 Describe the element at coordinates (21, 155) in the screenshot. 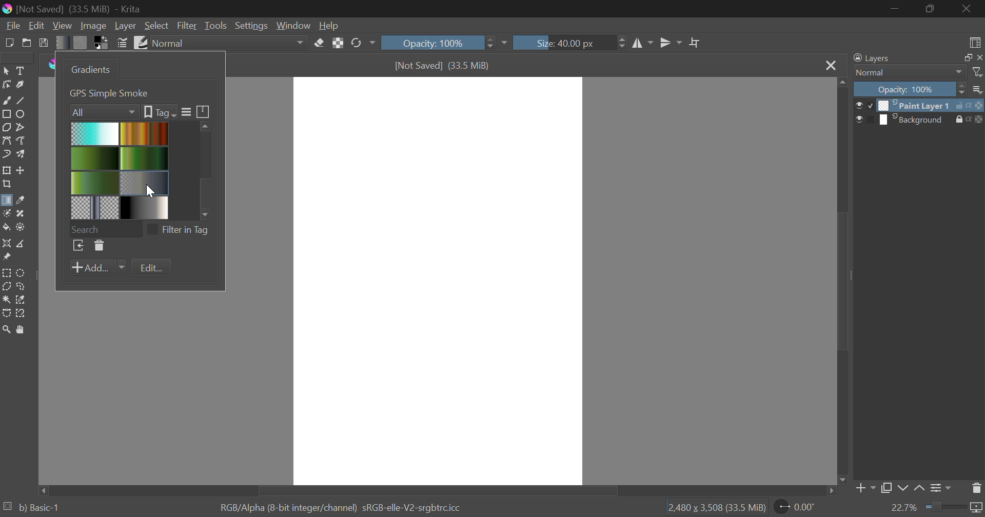

I see `Multibrush Tool` at that location.